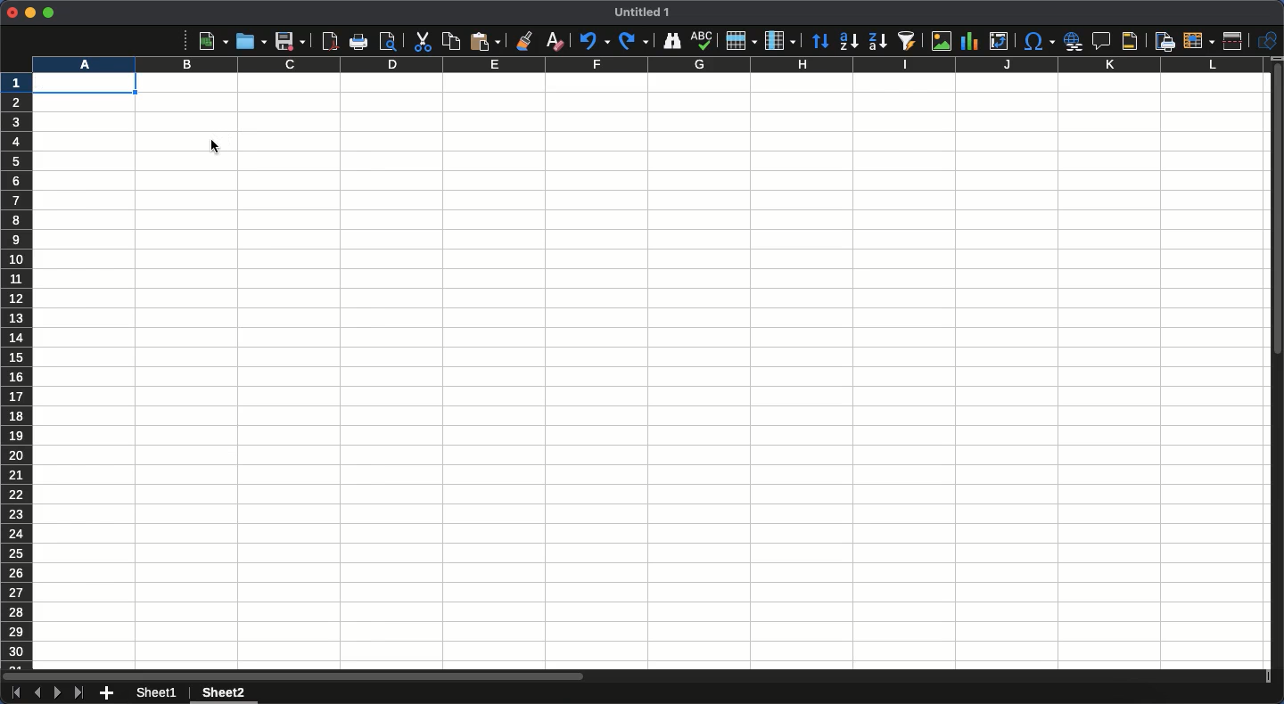 Image resolution: width=1284 pixels, height=704 pixels. Describe the element at coordinates (249, 40) in the screenshot. I see `Open` at that location.